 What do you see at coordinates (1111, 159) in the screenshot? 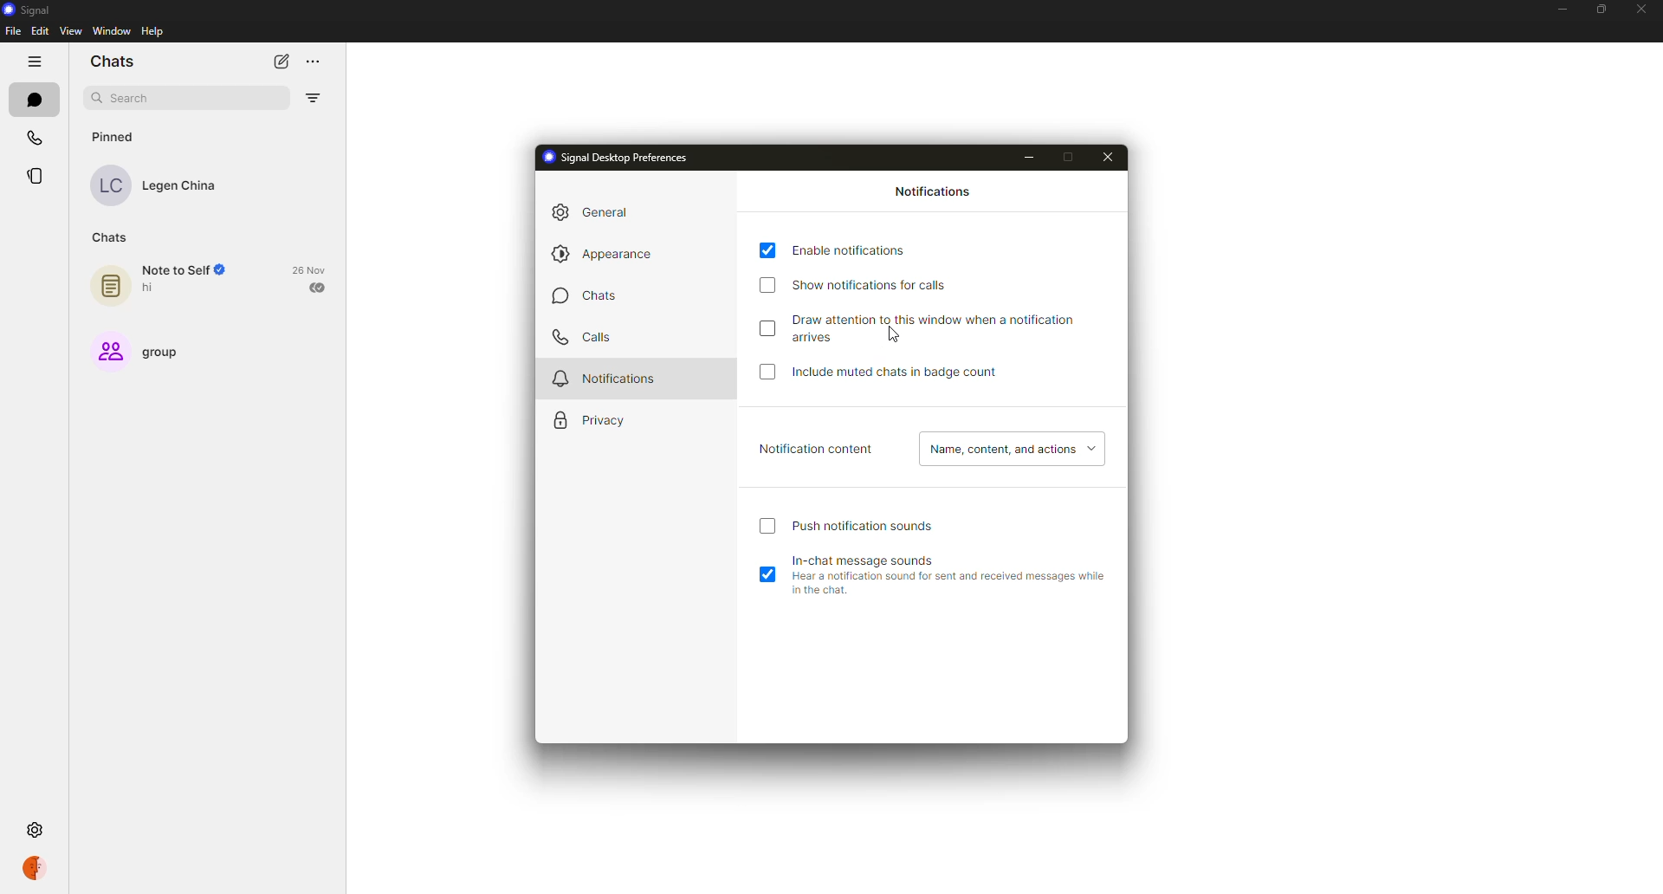
I see `close` at bounding box center [1111, 159].